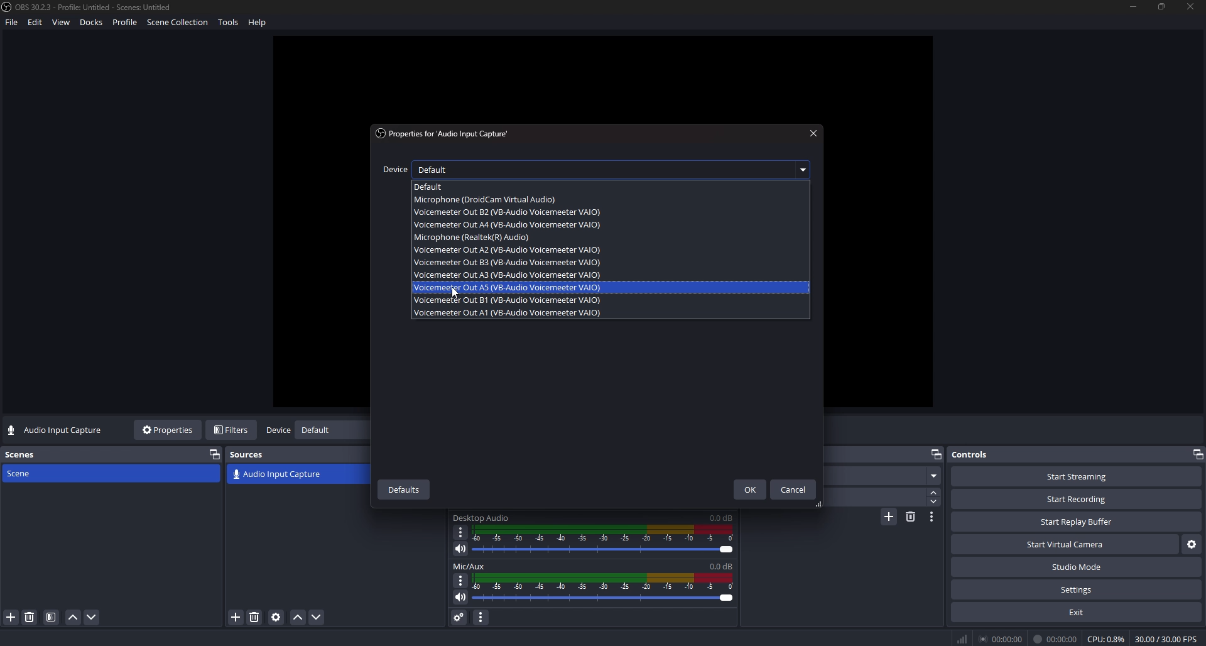  Describe the element at coordinates (509, 299) in the screenshot. I see `voicemeeter out b1` at that location.